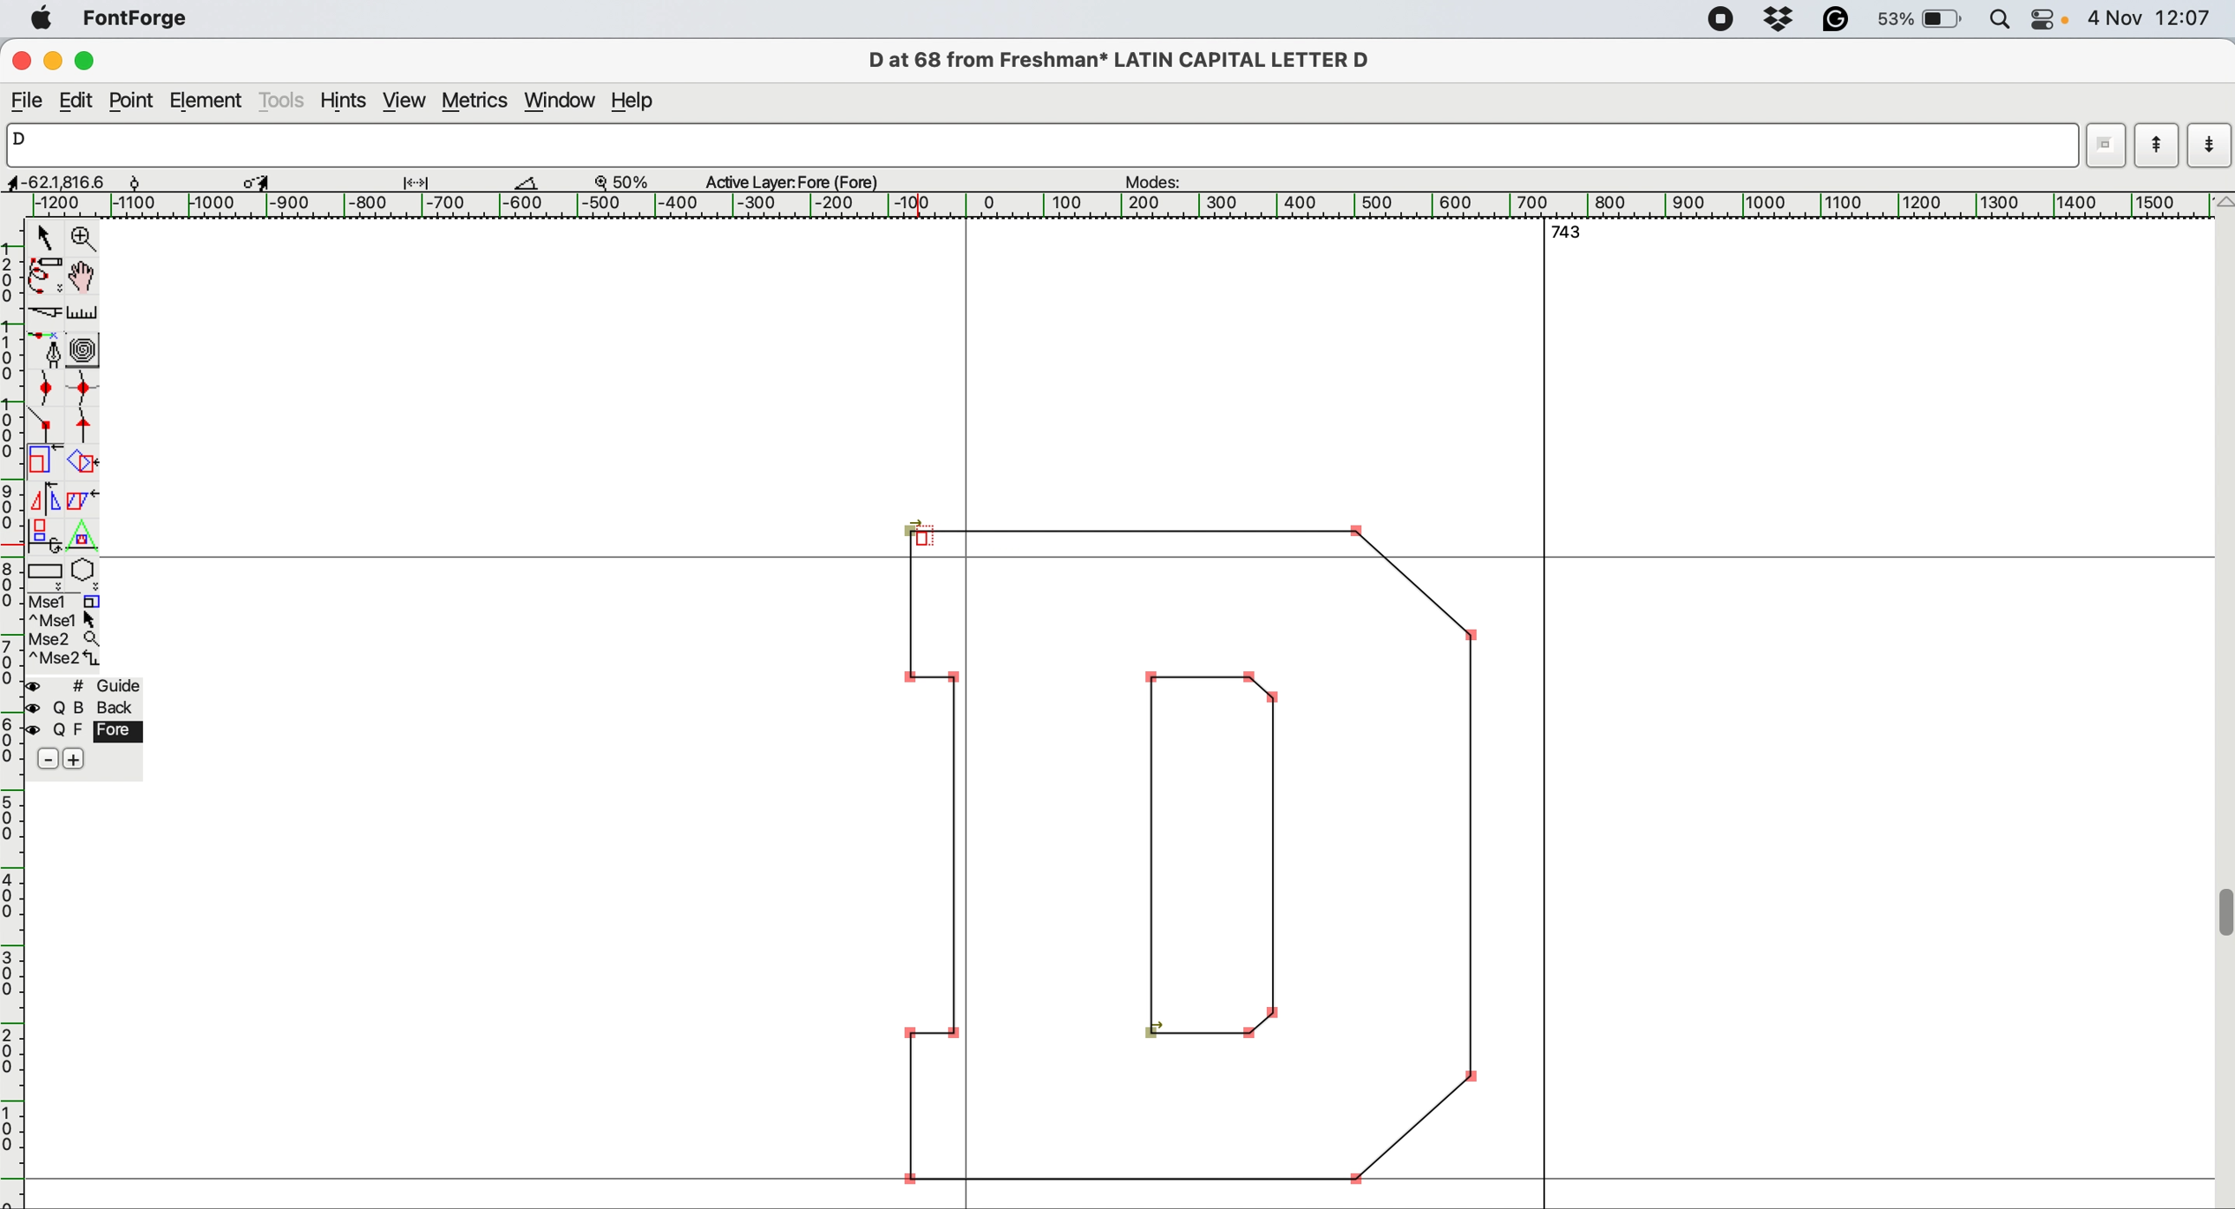 Image resolution: width=2235 pixels, height=1209 pixels. Describe the element at coordinates (1125, 60) in the screenshot. I see `D at 68 from Freshman* LATIN CAPITAL LETTER D` at that location.